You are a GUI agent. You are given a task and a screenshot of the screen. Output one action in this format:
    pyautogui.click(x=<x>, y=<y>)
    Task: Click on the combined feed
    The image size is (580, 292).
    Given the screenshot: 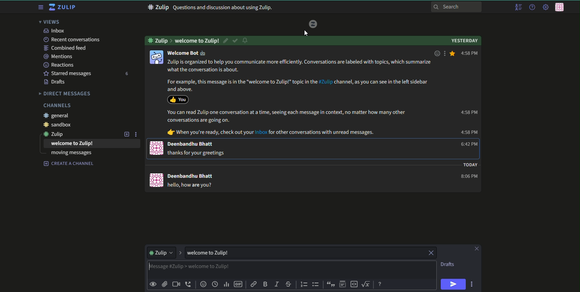 What is the action you would take?
    pyautogui.click(x=66, y=48)
    